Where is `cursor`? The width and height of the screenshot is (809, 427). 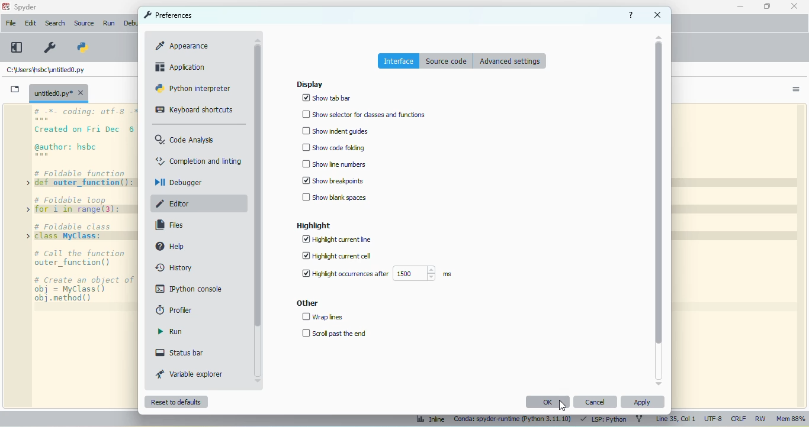 cursor is located at coordinates (562, 405).